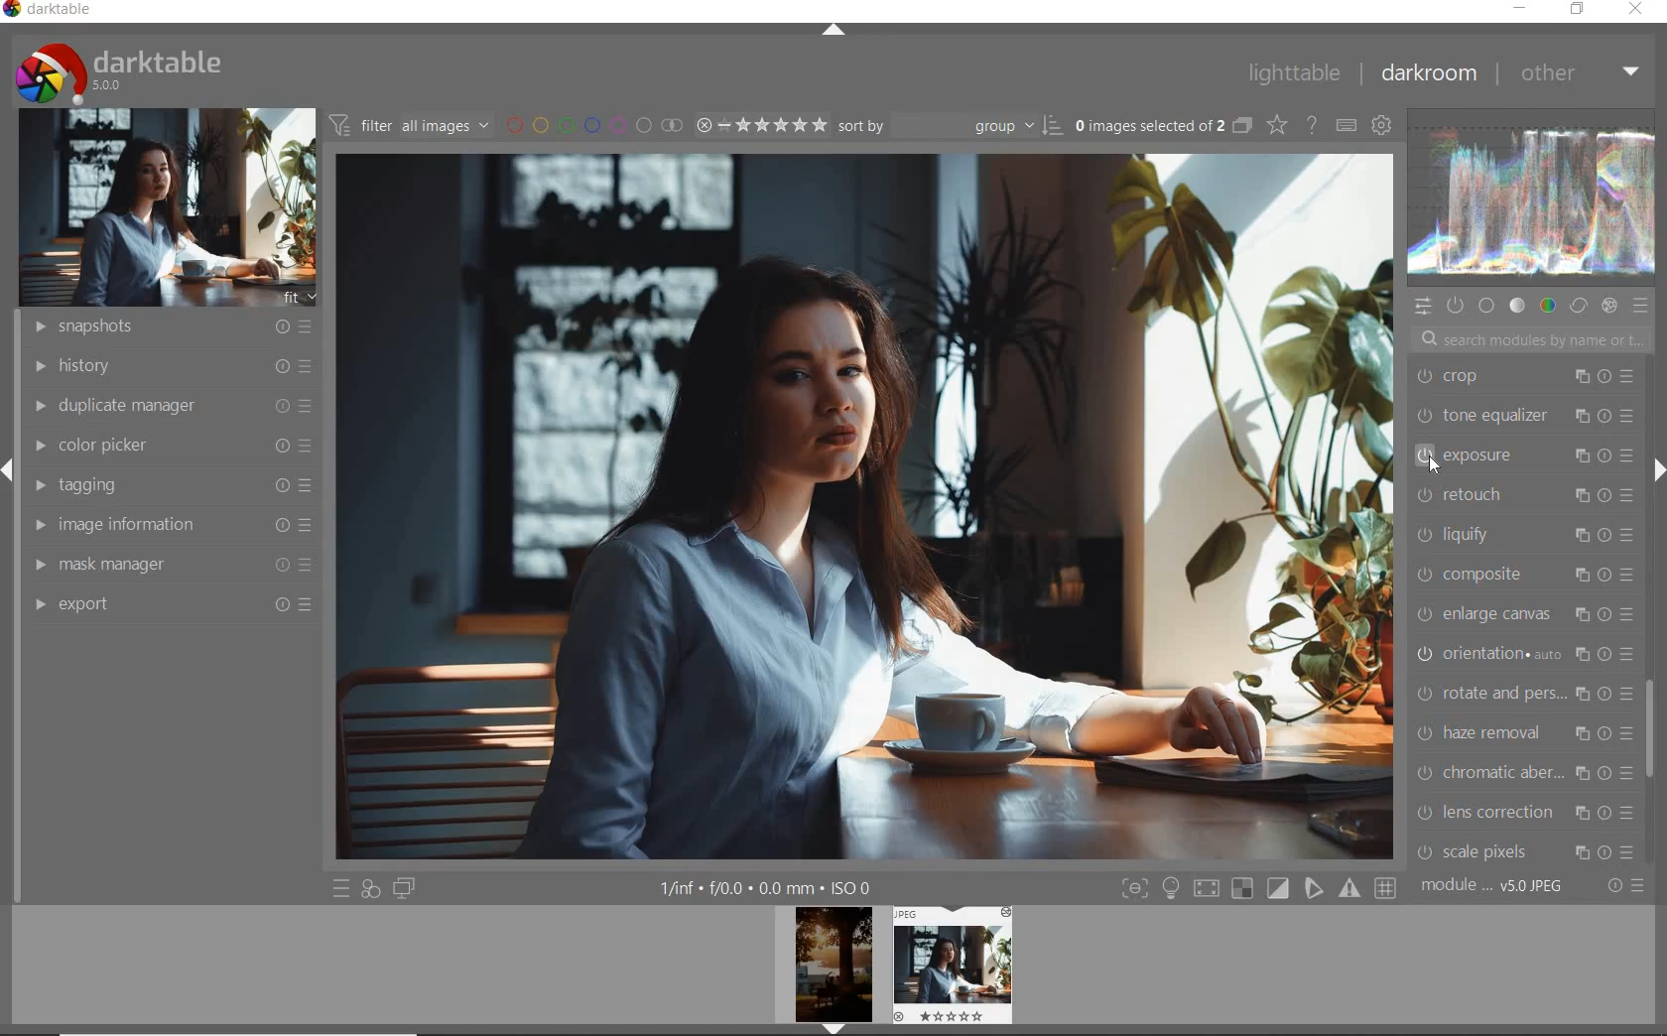 The height and width of the screenshot is (1036, 1667). Describe the element at coordinates (1654, 725) in the screenshot. I see `SCROLLBAR` at that location.